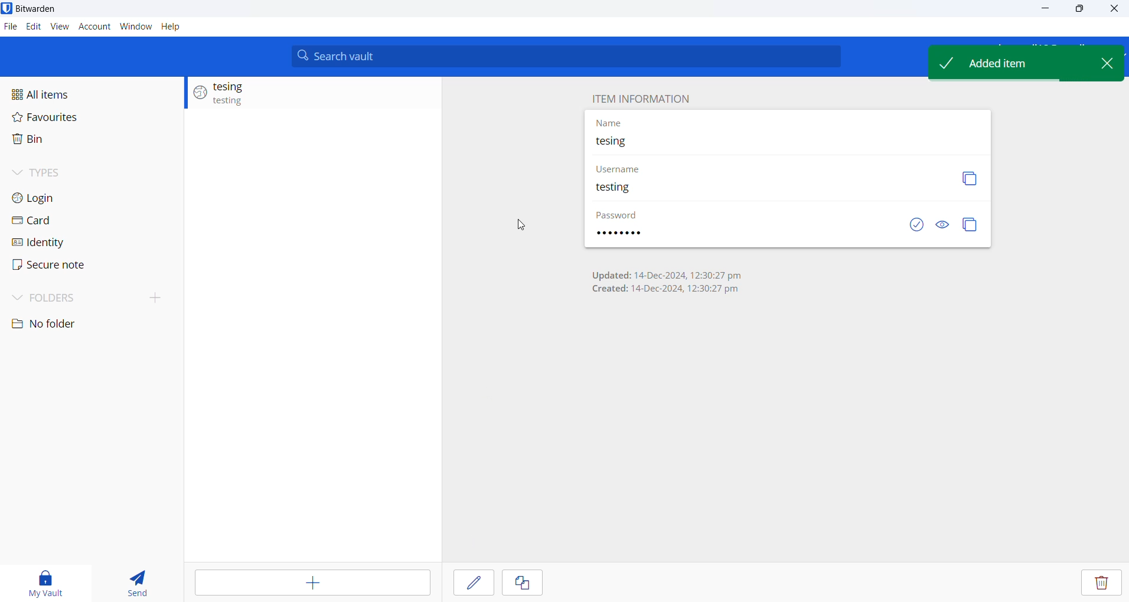 This screenshot has width=1129, height=602. What do you see at coordinates (138, 584) in the screenshot?
I see `send` at bounding box center [138, 584].